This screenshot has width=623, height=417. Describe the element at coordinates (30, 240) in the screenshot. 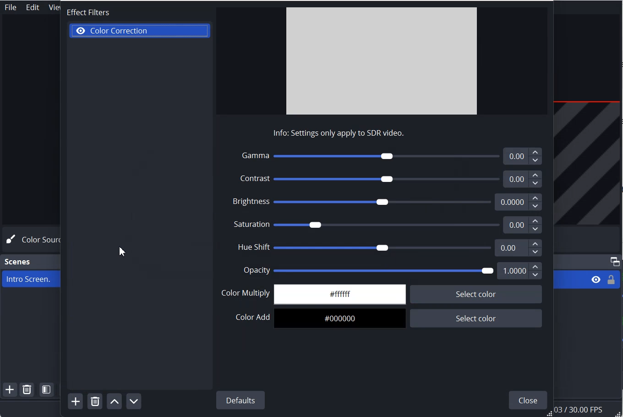

I see `Color Source` at that location.